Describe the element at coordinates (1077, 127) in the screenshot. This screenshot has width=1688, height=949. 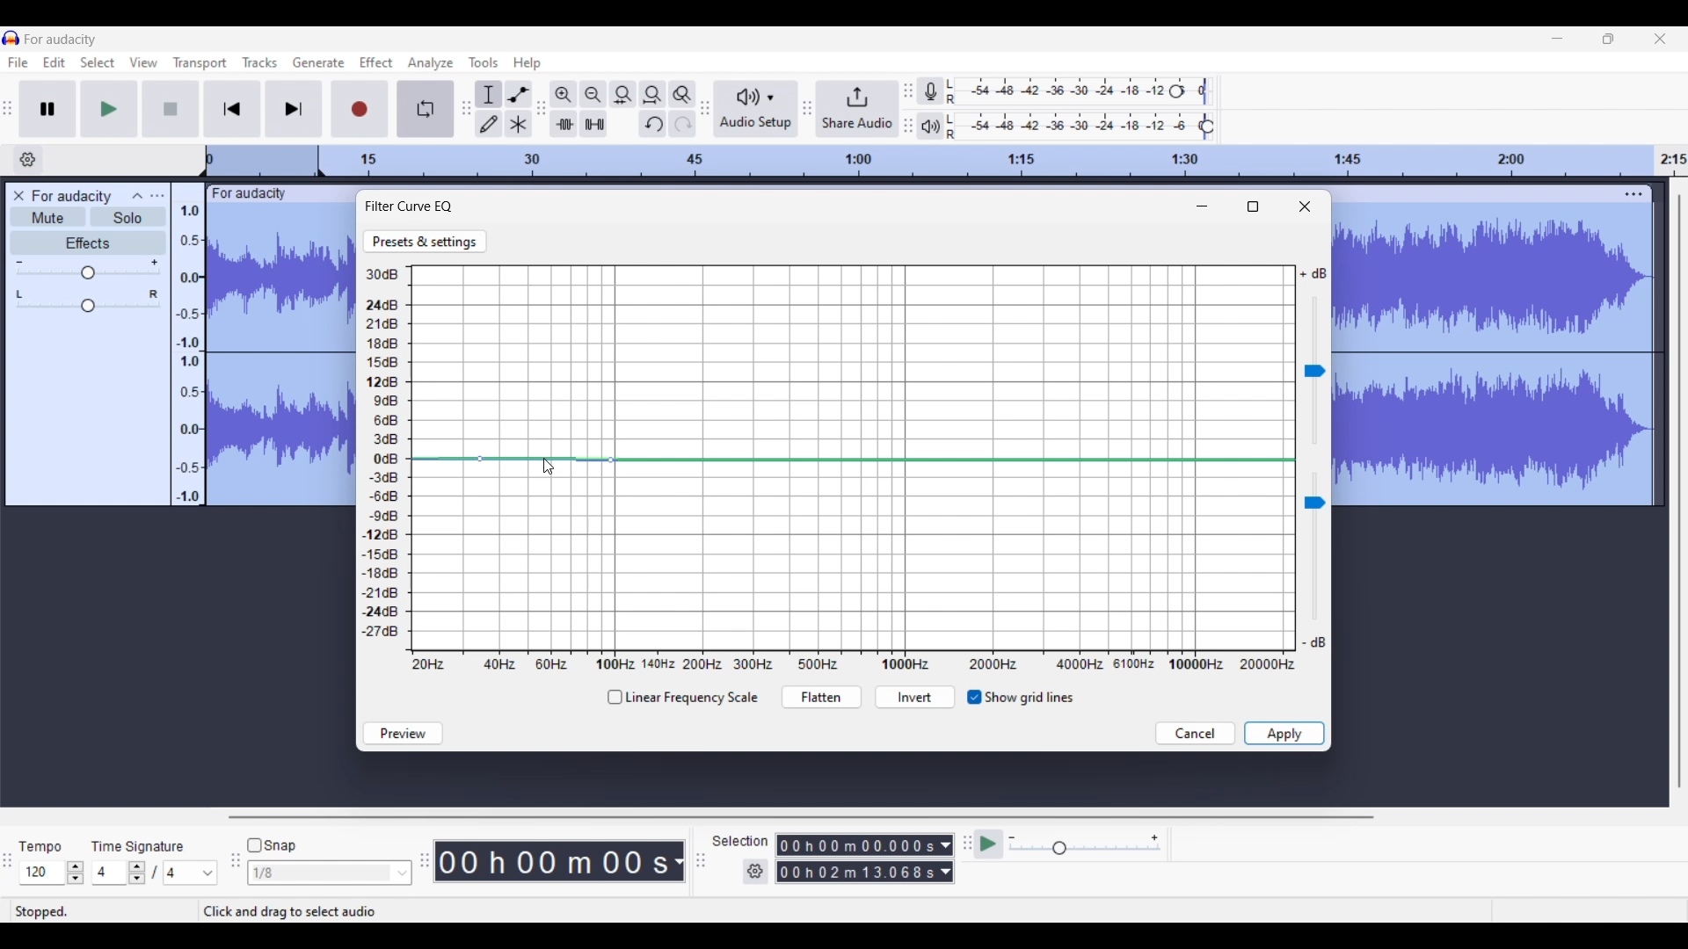
I see `Playback level` at that location.